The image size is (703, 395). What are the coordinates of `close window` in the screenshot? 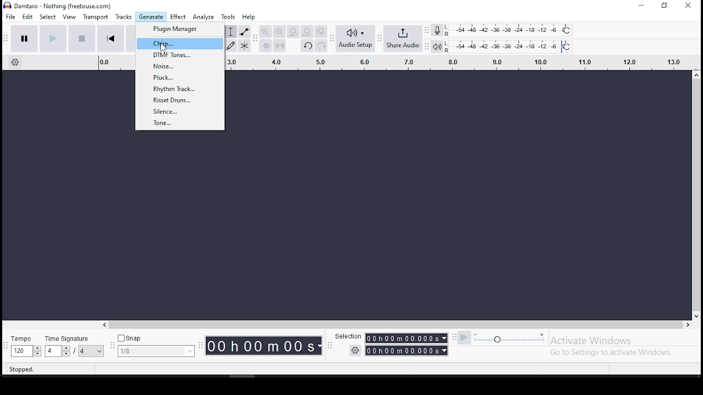 It's located at (688, 5).